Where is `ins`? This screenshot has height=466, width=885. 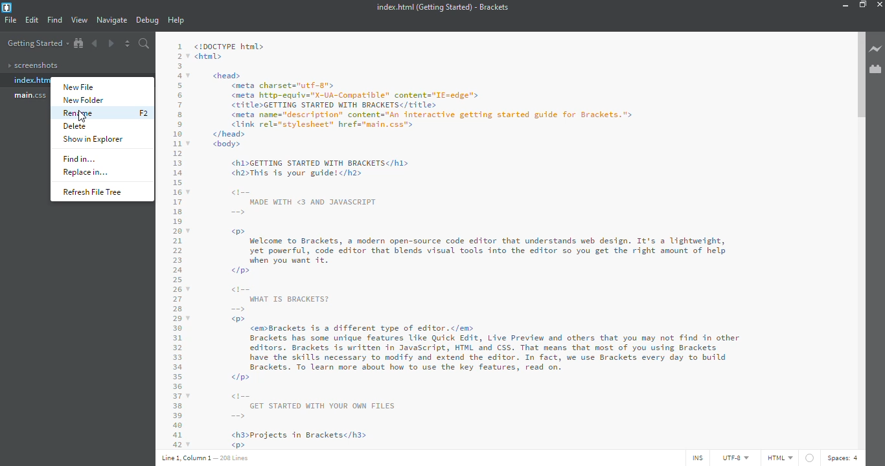 ins is located at coordinates (695, 458).